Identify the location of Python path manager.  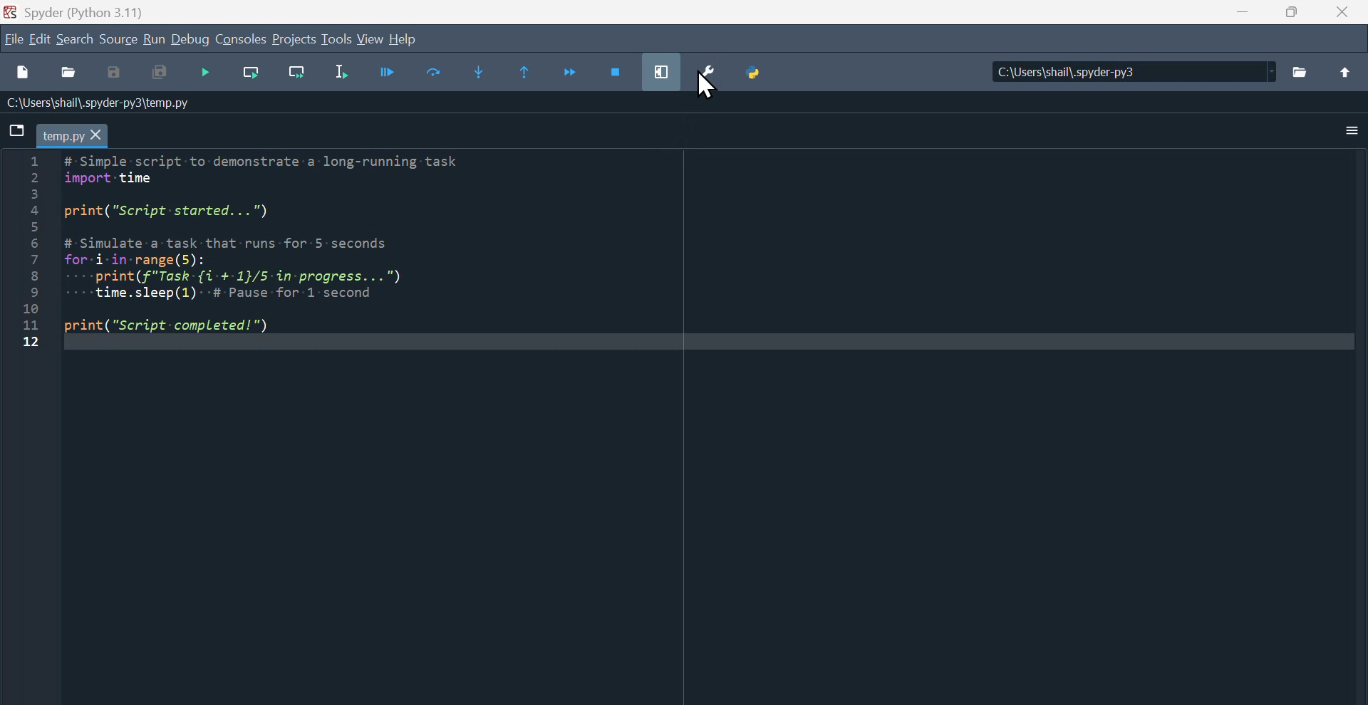
(757, 70).